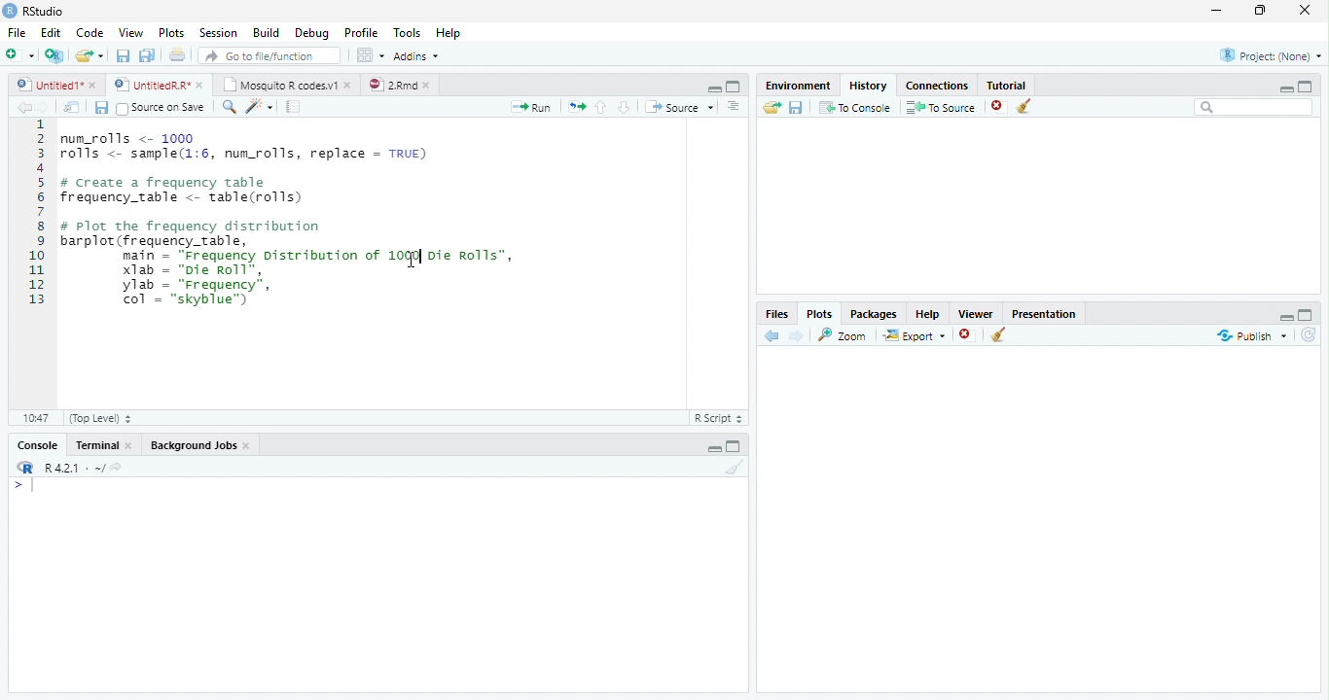 The height and width of the screenshot is (700, 1329). Describe the element at coordinates (854, 106) in the screenshot. I see `T0 Console` at that location.